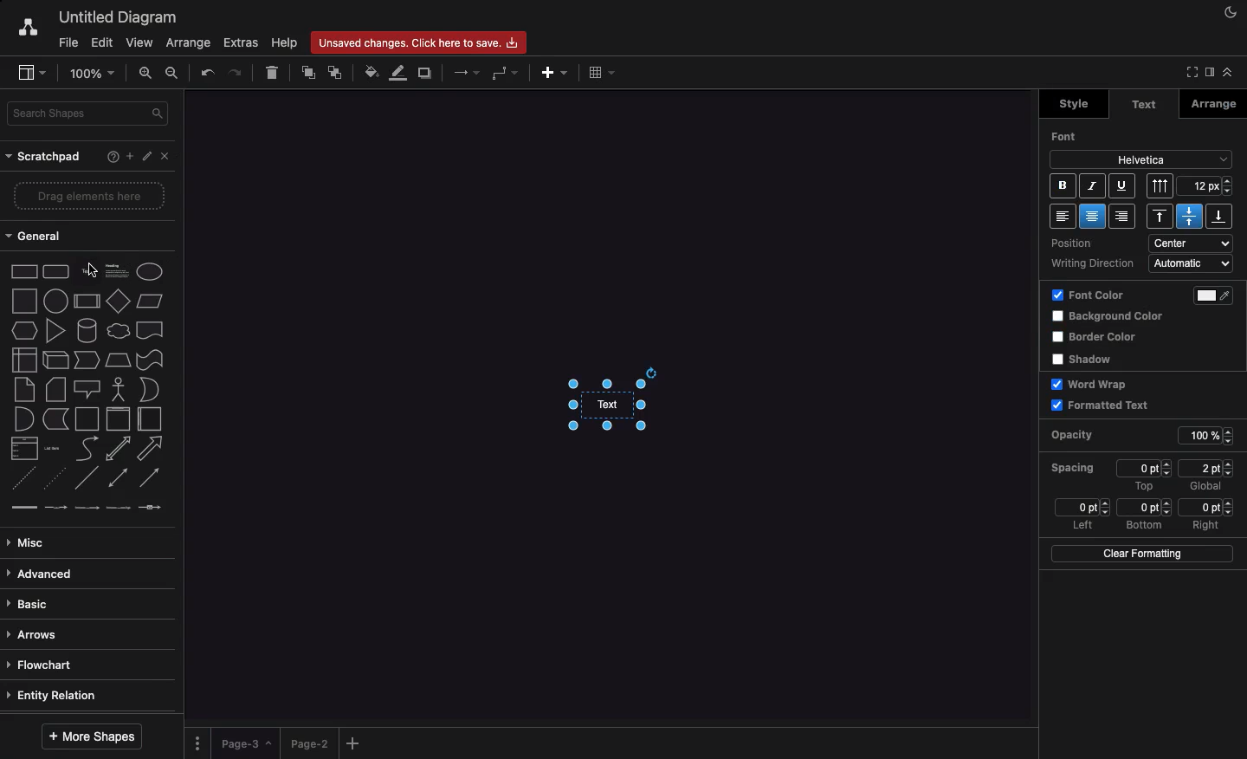  Describe the element at coordinates (1206, 488) in the screenshot. I see `Global` at that location.